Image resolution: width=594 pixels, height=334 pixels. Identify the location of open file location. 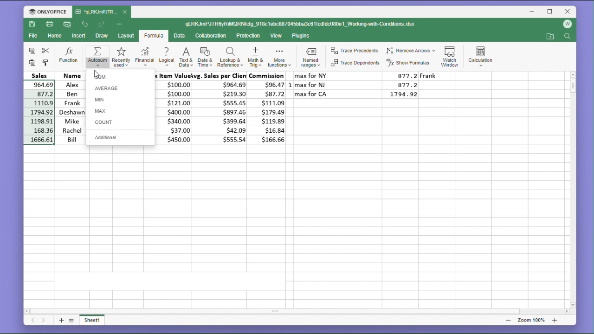
(550, 37).